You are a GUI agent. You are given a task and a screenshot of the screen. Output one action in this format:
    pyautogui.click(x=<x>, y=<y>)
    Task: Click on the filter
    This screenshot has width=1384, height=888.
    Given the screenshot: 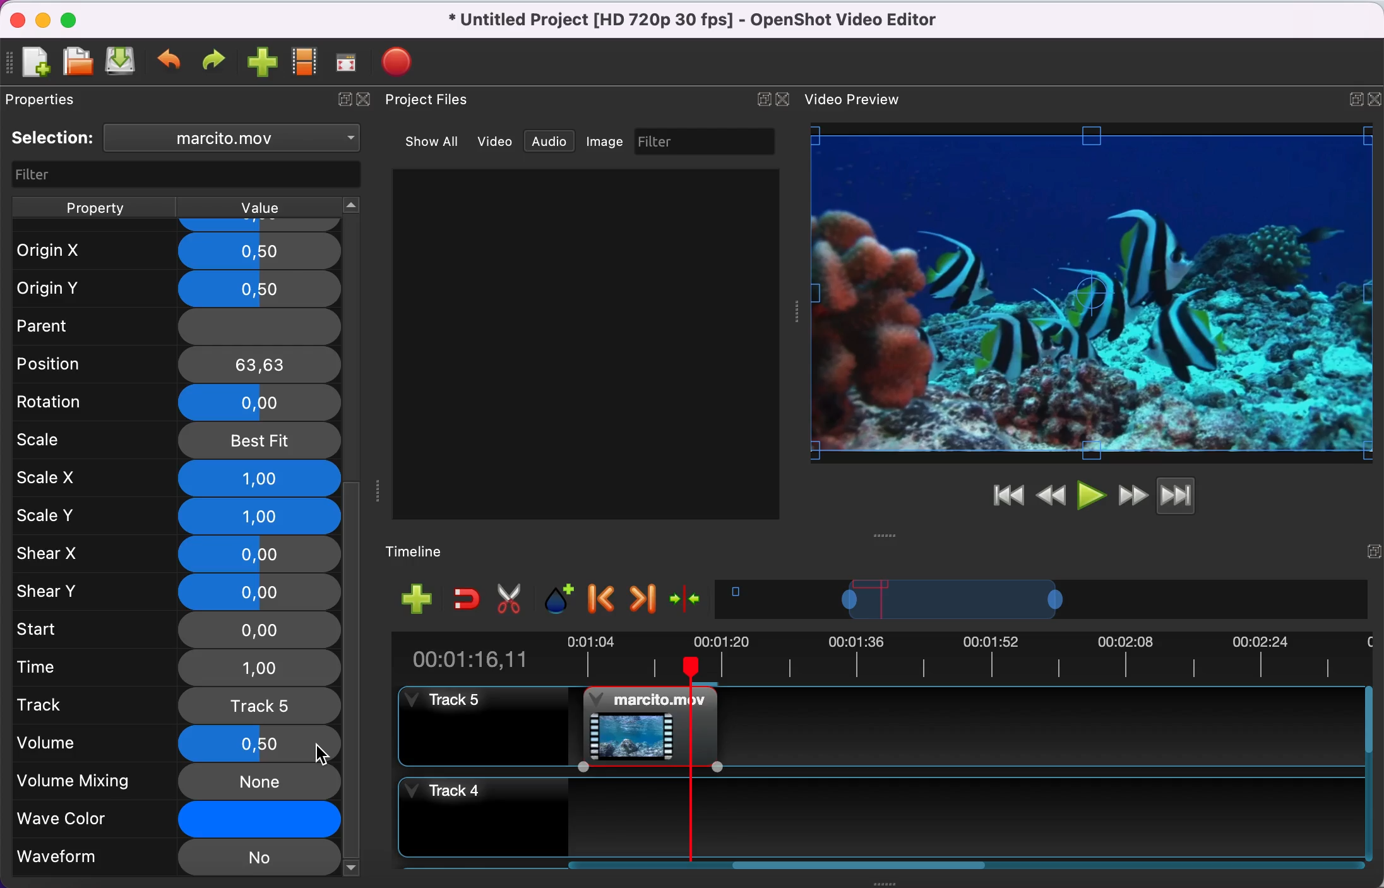 What is the action you would take?
    pyautogui.click(x=708, y=141)
    